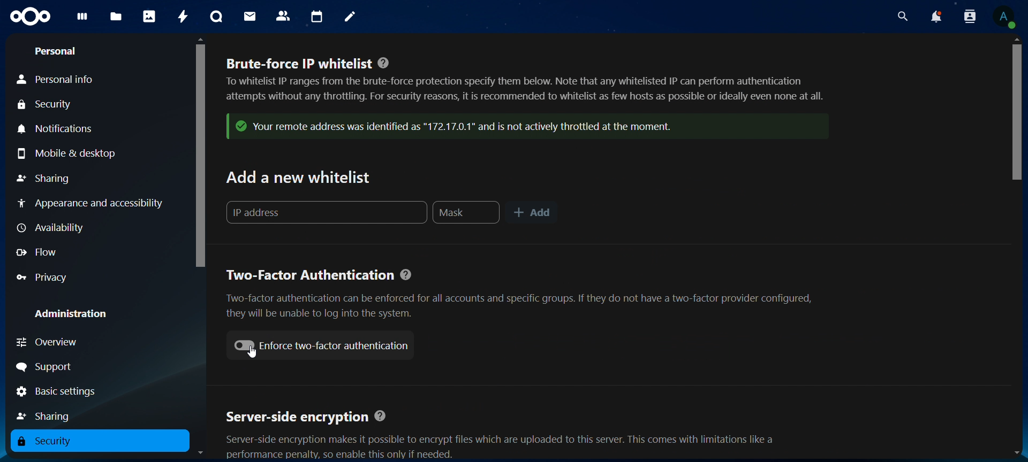 The width and height of the screenshot is (1028, 462). What do you see at coordinates (36, 253) in the screenshot?
I see `flow` at bounding box center [36, 253].